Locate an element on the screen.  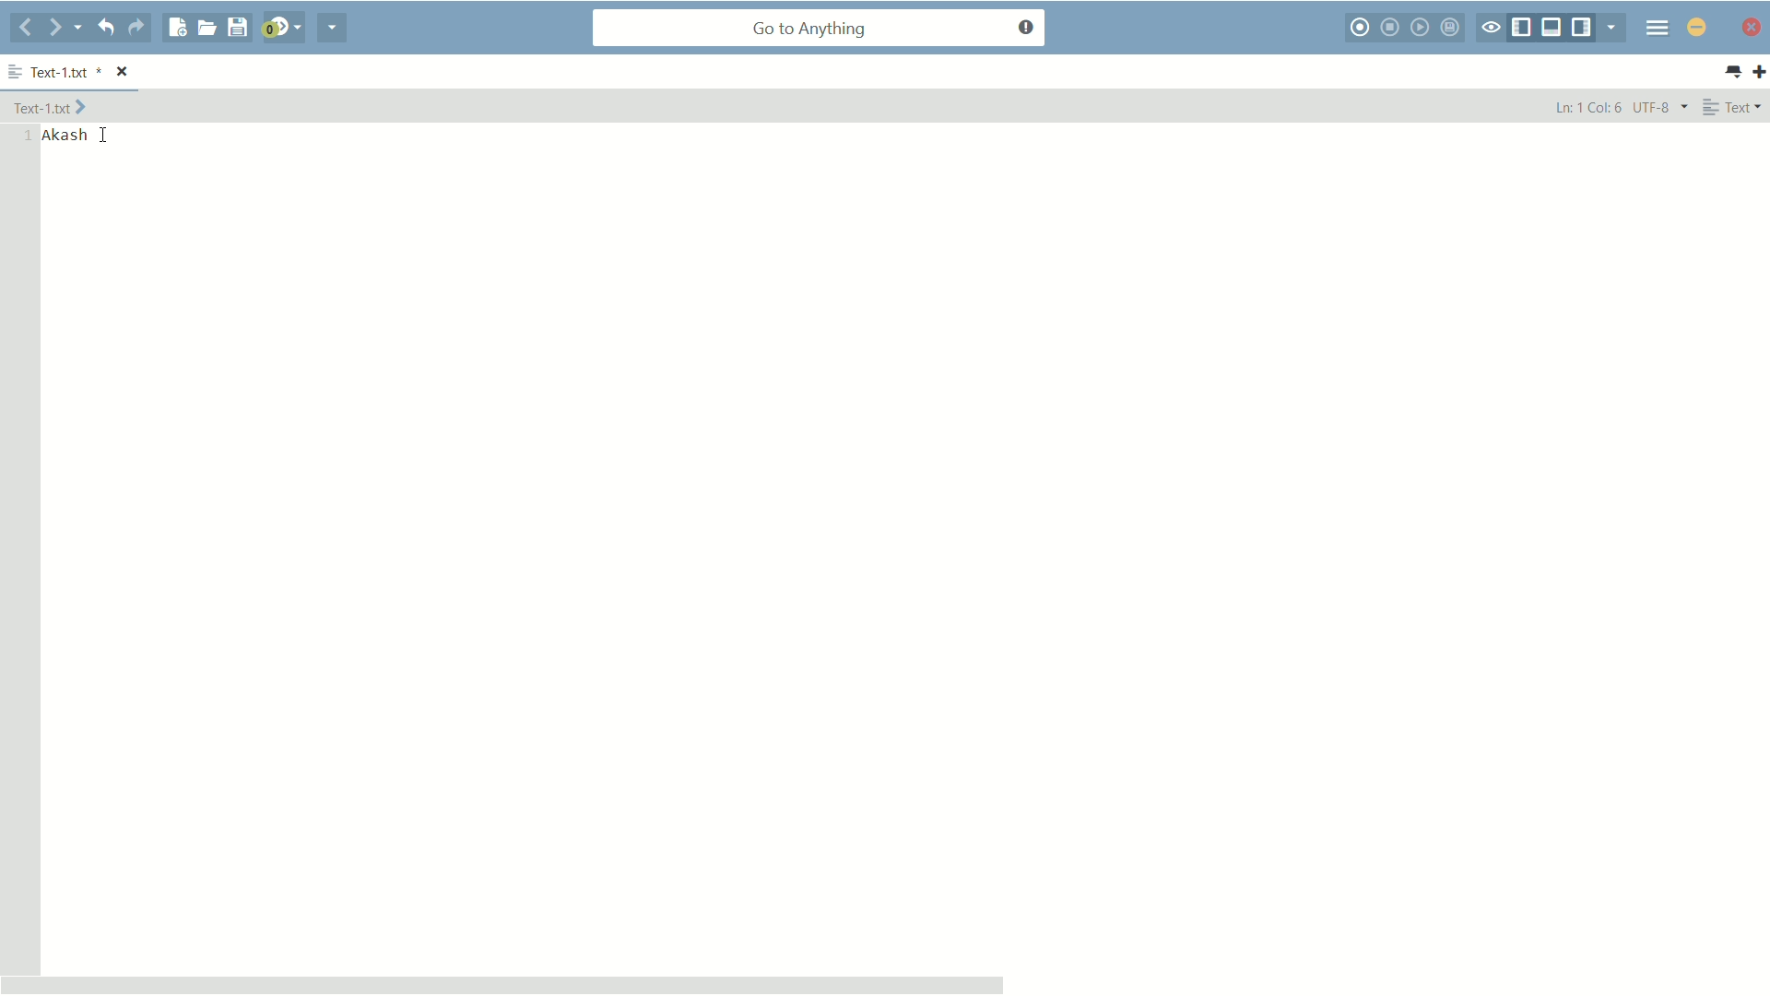
scroll bar is located at coordinates (503, 984).